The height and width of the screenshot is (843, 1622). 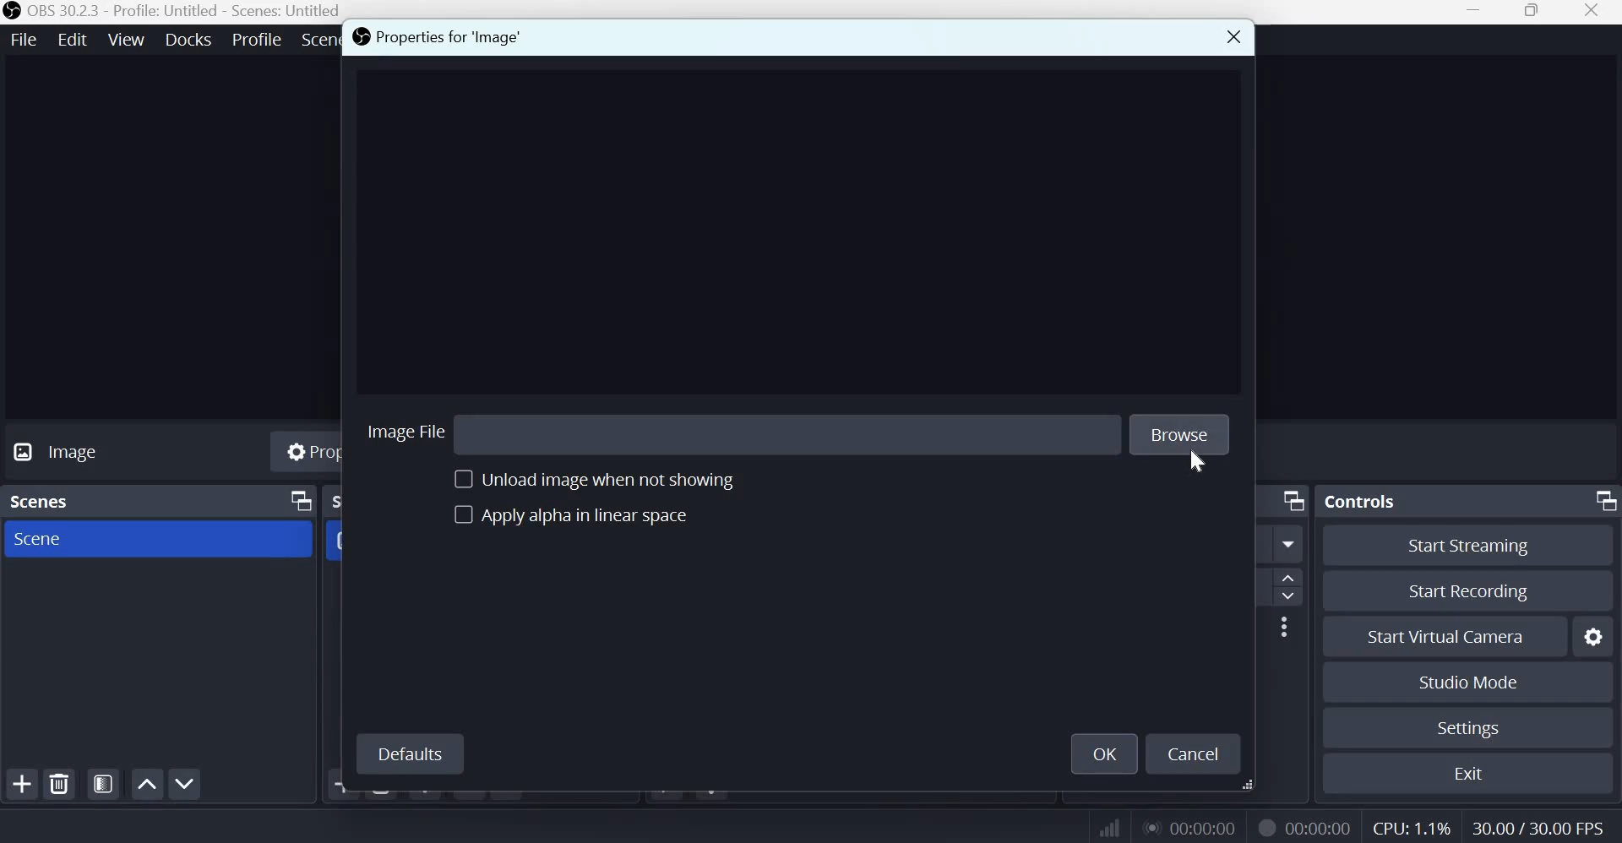 What do you see at coordinates (24, 39) in the screenshot?
I see `file` at bounding box center [24, 39].